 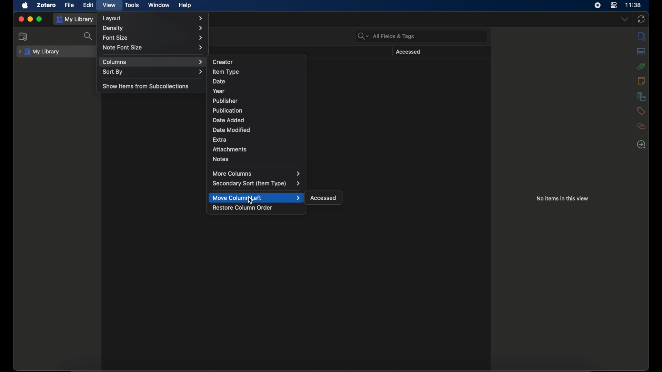 I want to click on info, so click(x=641, y=36).